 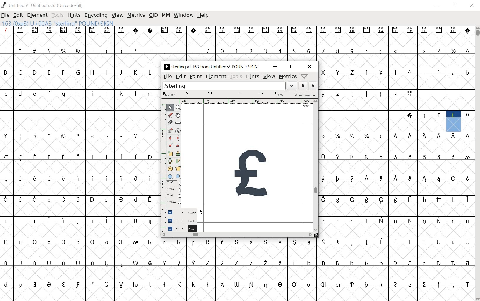 What do you see at coordinates (222, 242) in the screenshot?
I see `Symbol` at bounding box center [222, 242].